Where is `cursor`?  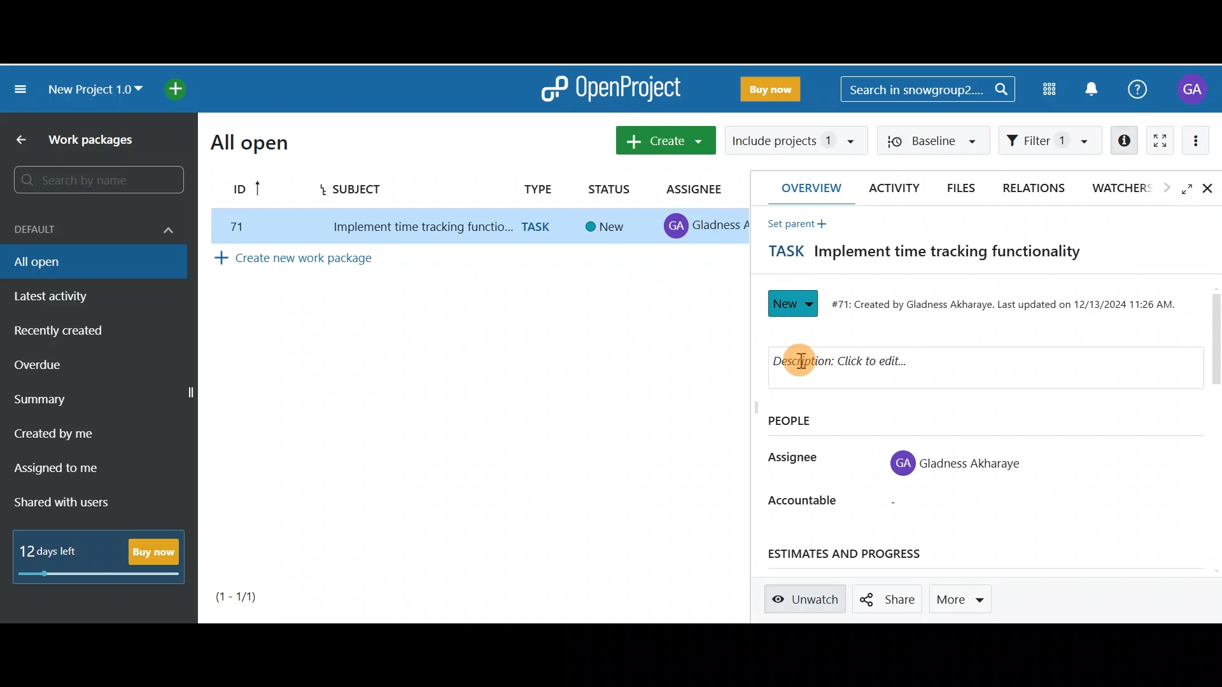
cursor is located at coordinates (806, 362).